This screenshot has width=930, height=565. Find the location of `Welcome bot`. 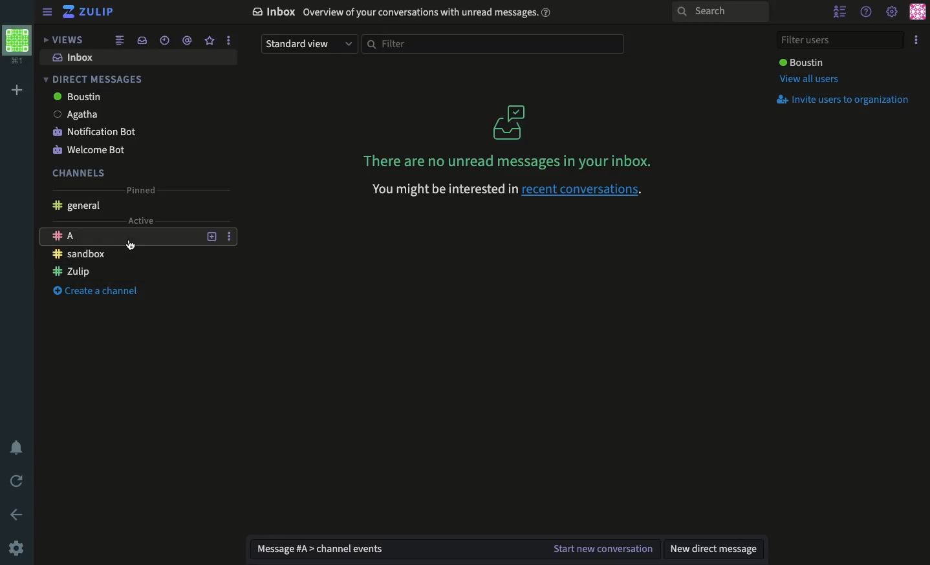

Welcome bot is located at coordinates (87, 150).